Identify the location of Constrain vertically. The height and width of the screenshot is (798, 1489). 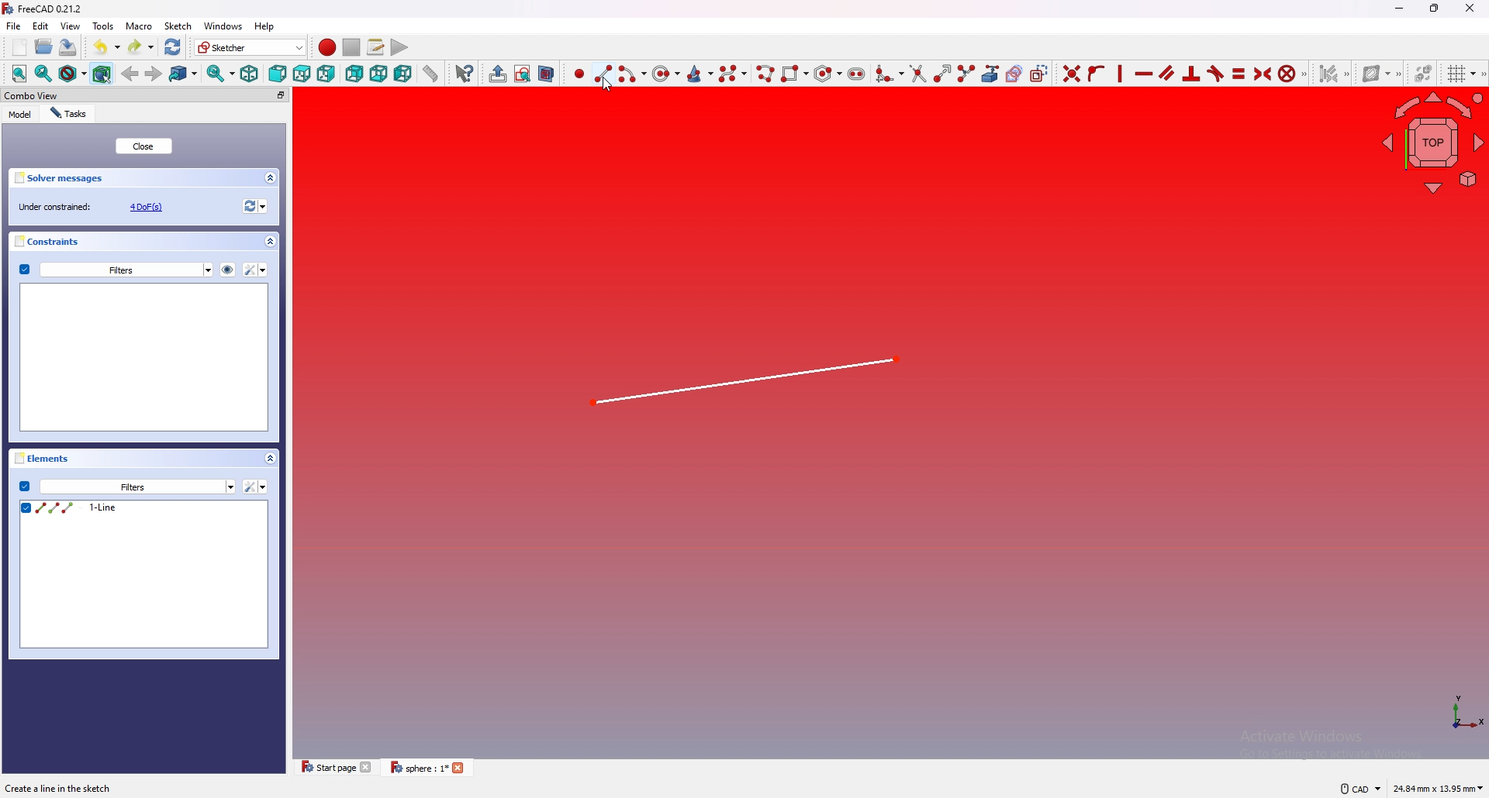
(1118, 74).